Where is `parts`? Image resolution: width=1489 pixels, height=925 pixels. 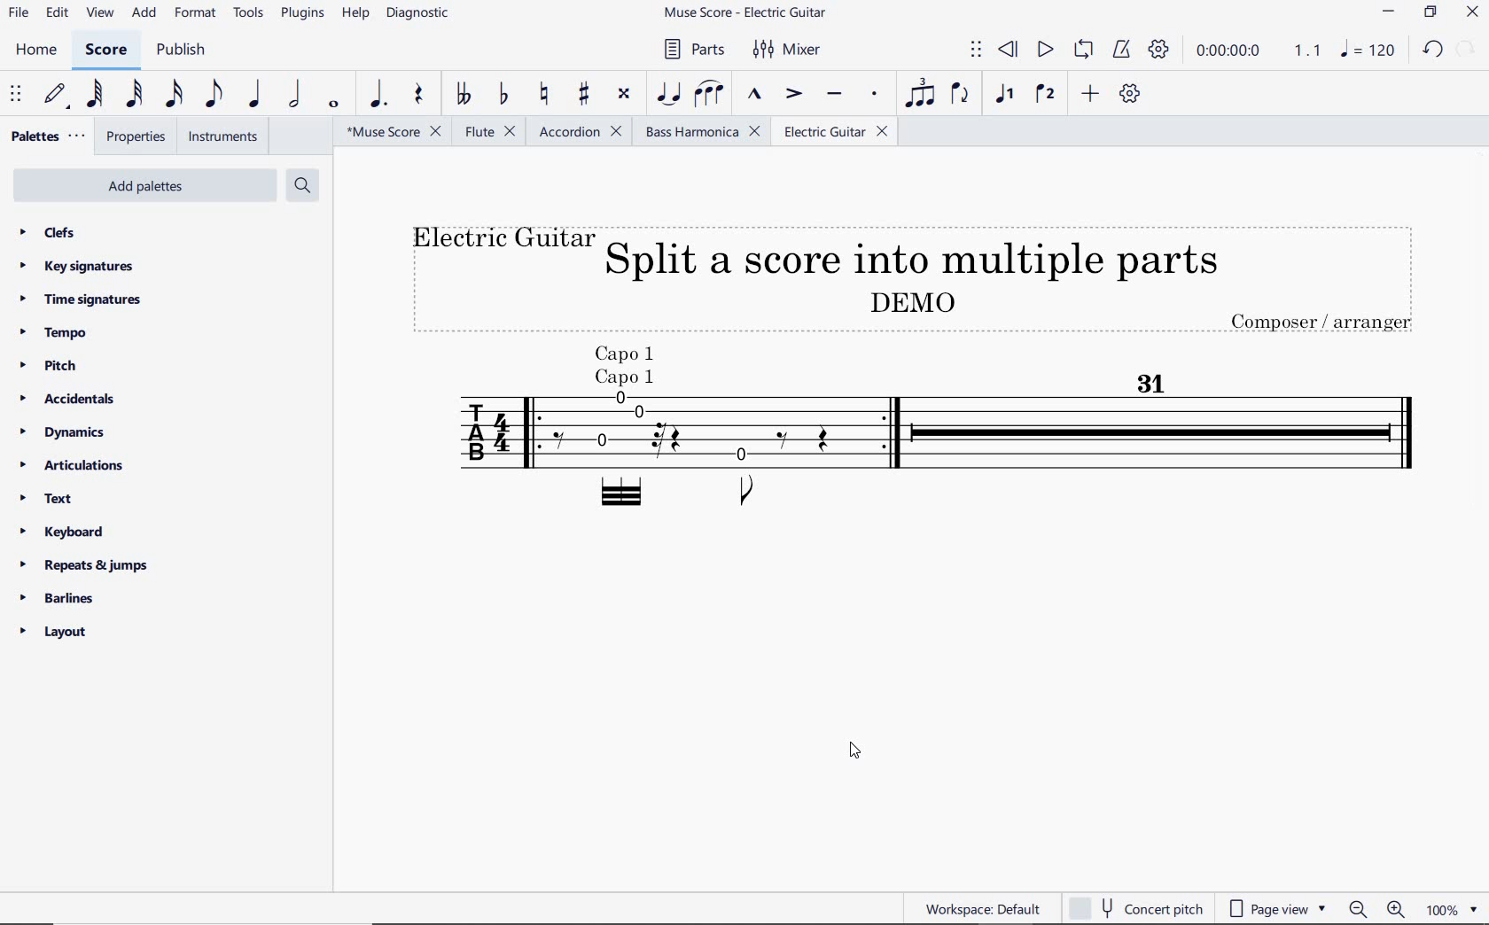 parts is located at coordinates (690, 49).